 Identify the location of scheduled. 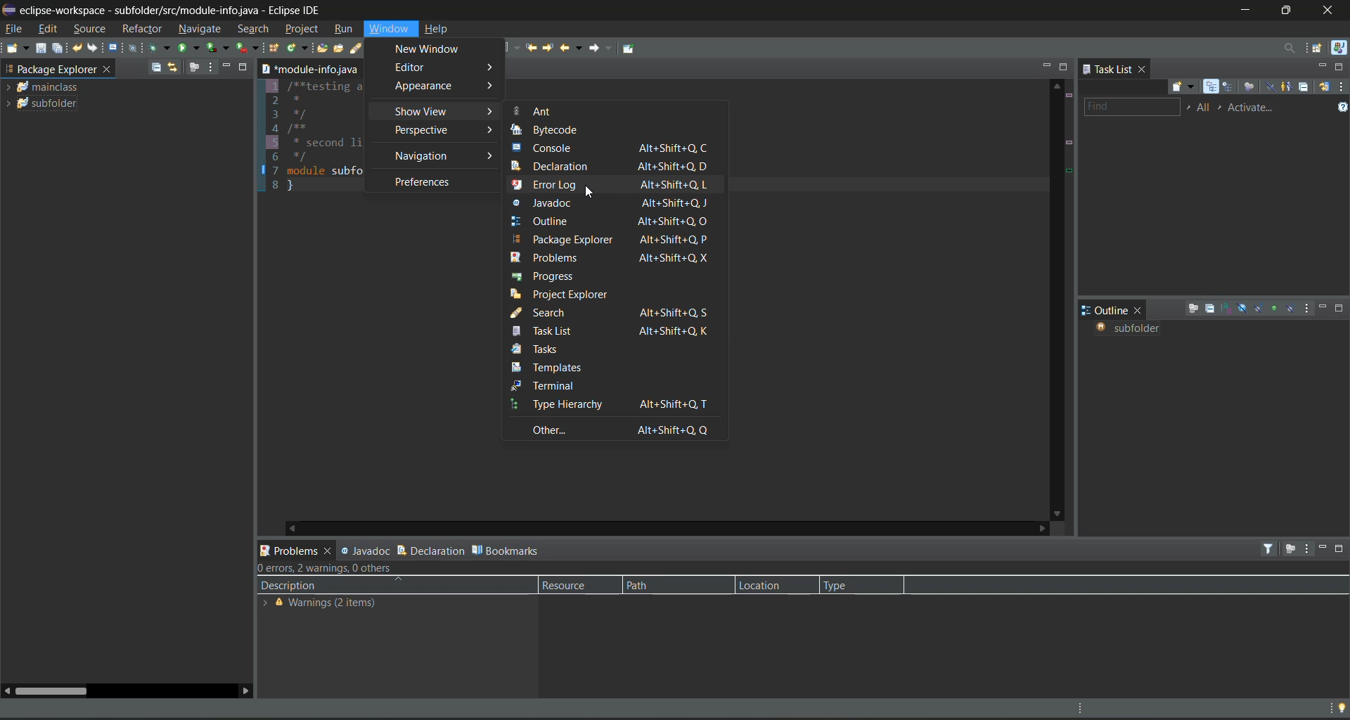
(1230, 88).